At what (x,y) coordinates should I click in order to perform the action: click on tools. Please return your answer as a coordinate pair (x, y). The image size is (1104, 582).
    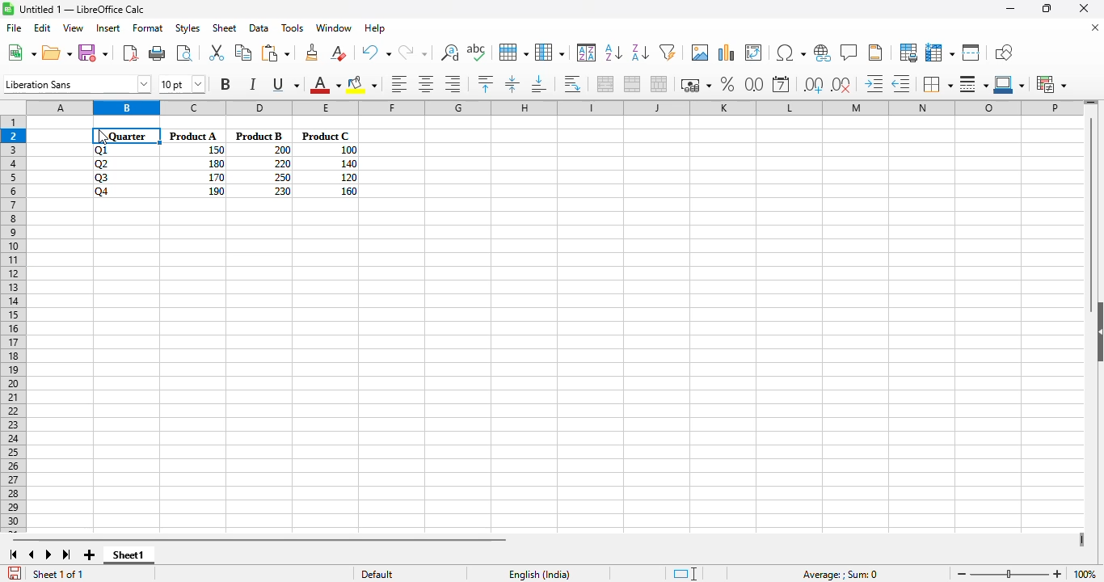
    Looking at the image, I should click on (292, 27).